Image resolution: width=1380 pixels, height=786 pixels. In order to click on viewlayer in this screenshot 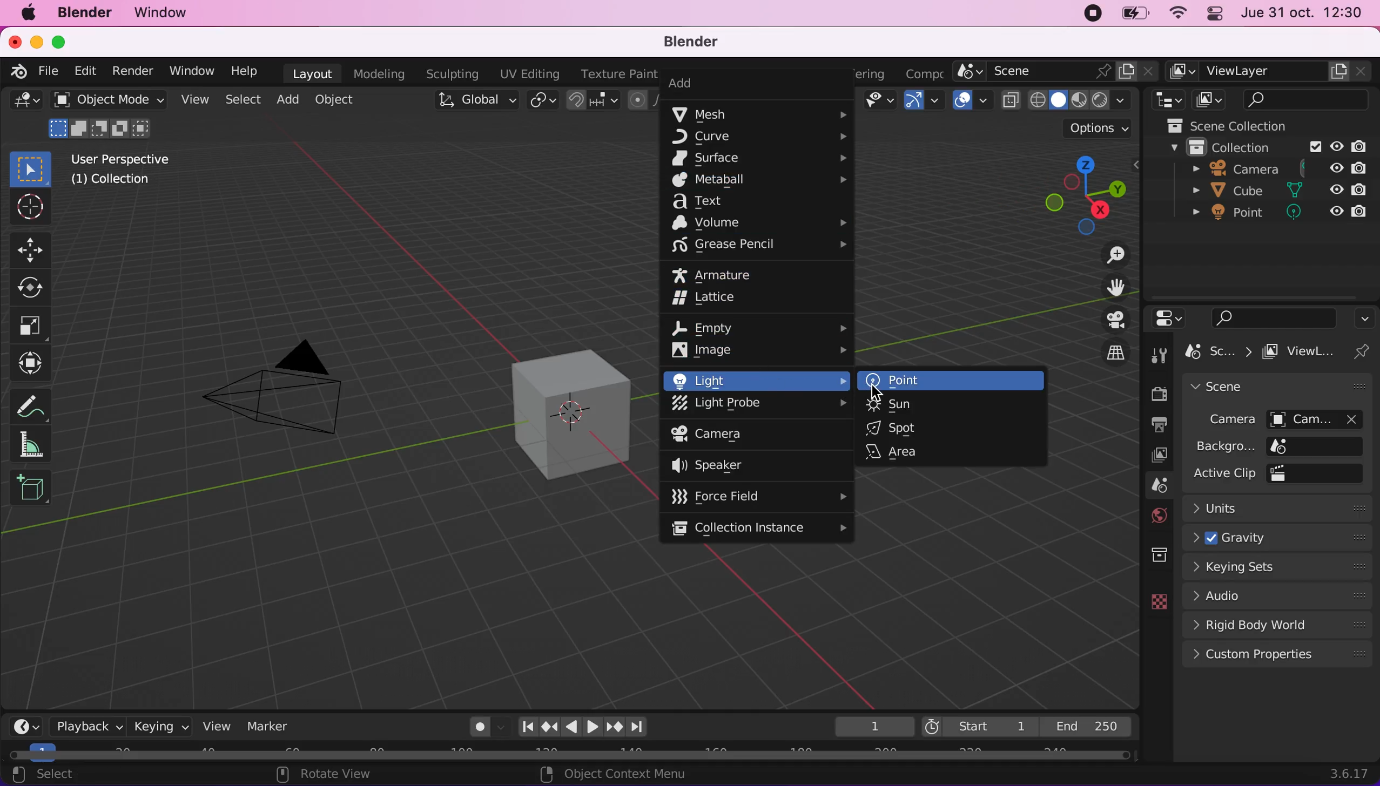, I will do `click(1305, 352)`.